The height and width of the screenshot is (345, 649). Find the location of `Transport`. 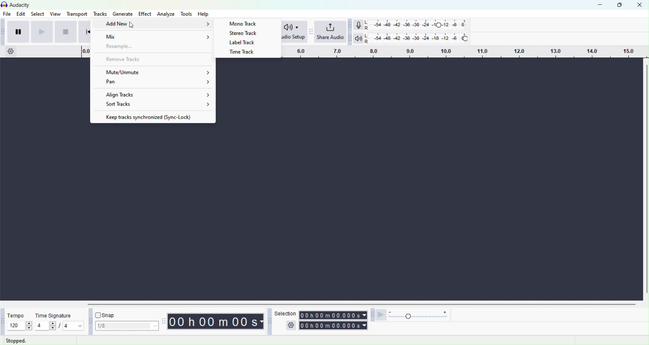

Transport is located at coordinates (78, 14).